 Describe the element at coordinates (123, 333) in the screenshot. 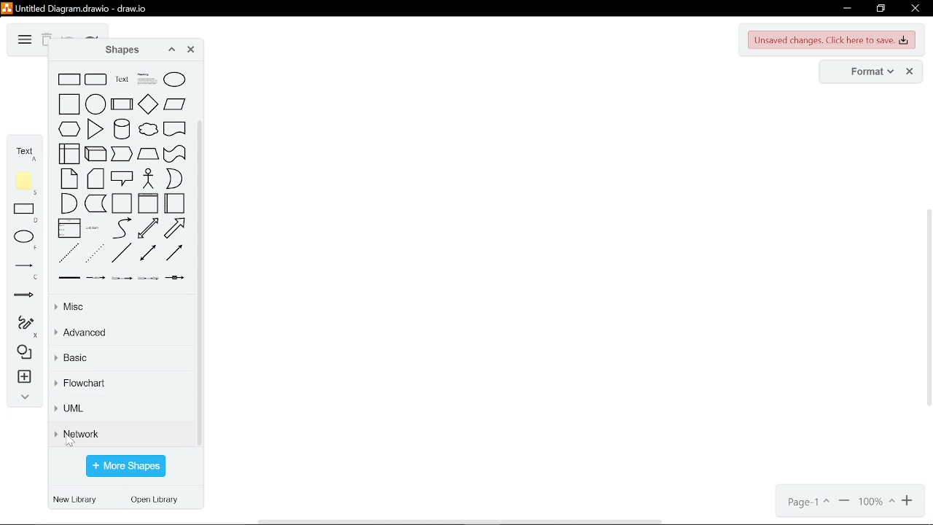

I see `Advanced` at that location.